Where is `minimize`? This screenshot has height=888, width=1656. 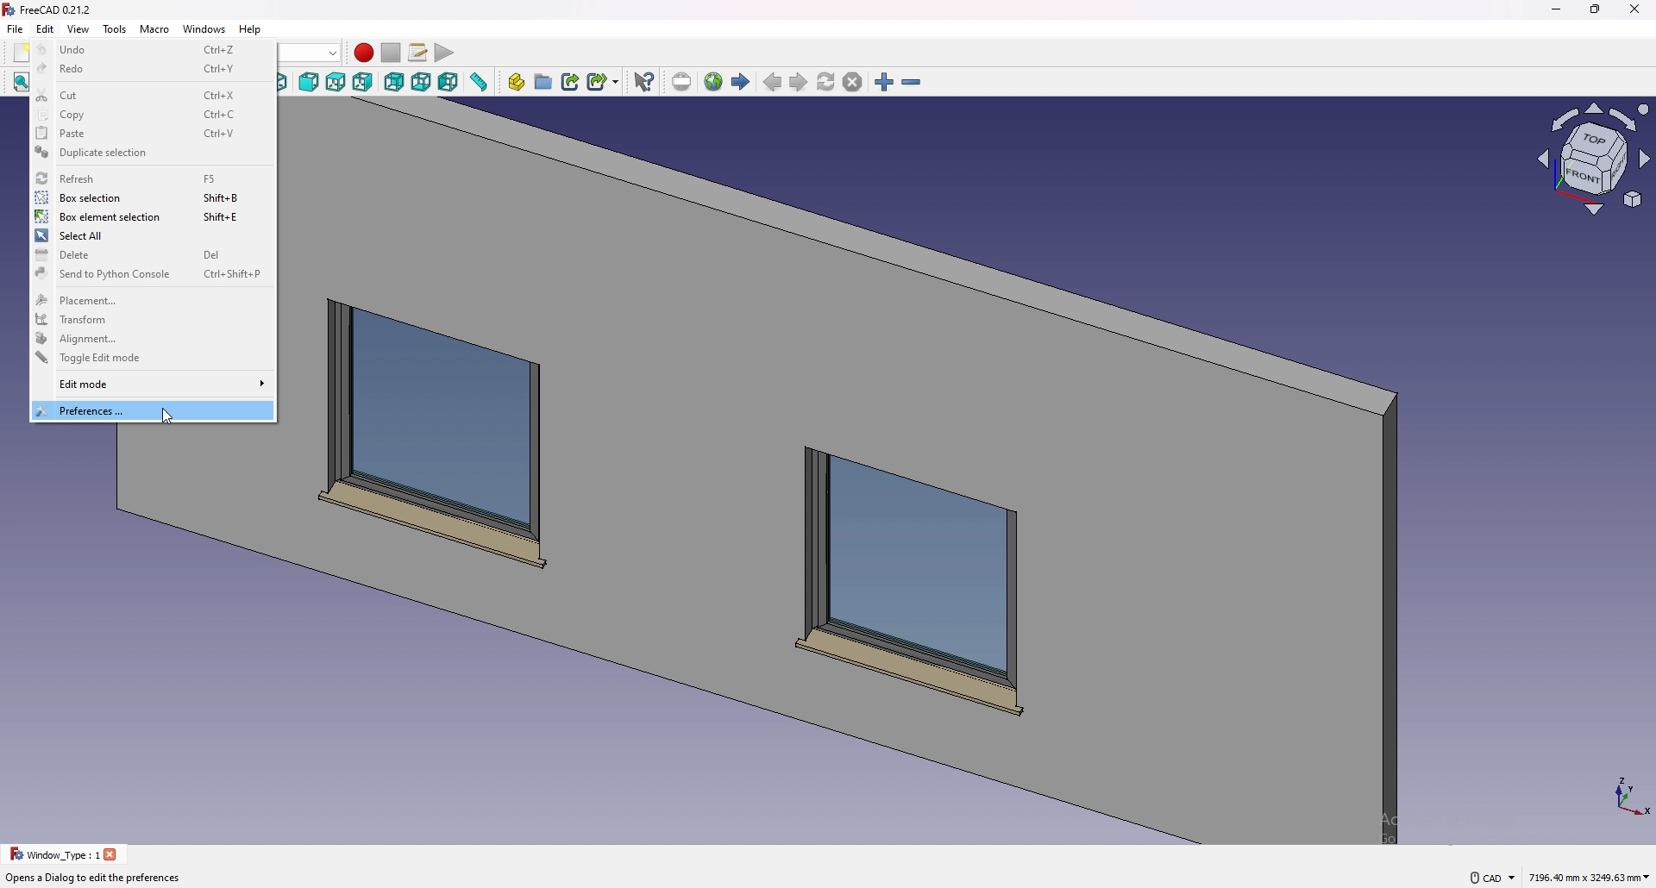
minimize is located at coordinates (1552, 10).